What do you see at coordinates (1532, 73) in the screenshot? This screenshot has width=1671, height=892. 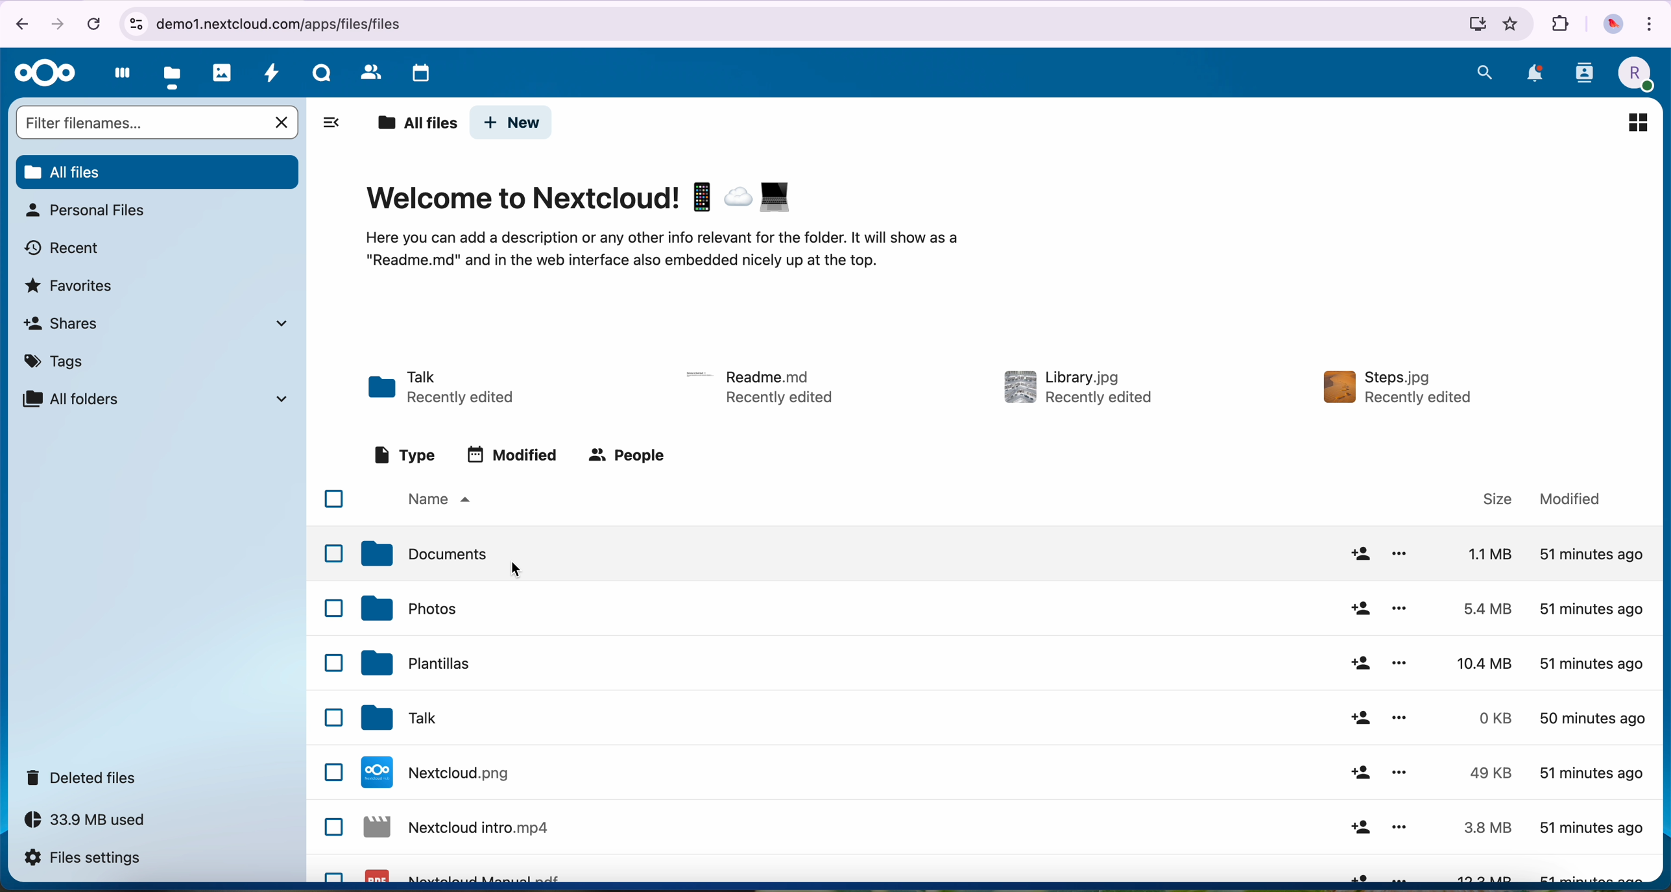 I see `notifications` at bounding box center [1532, 73].